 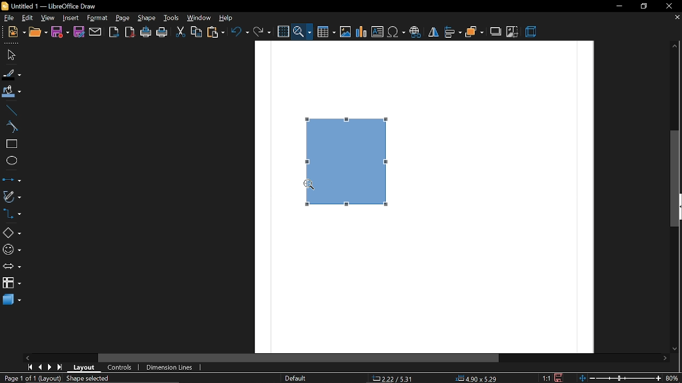 What do you see at coordinates (12, 301) in the screenshot?
I see `3d shapes` at bounding box center [12, 301].